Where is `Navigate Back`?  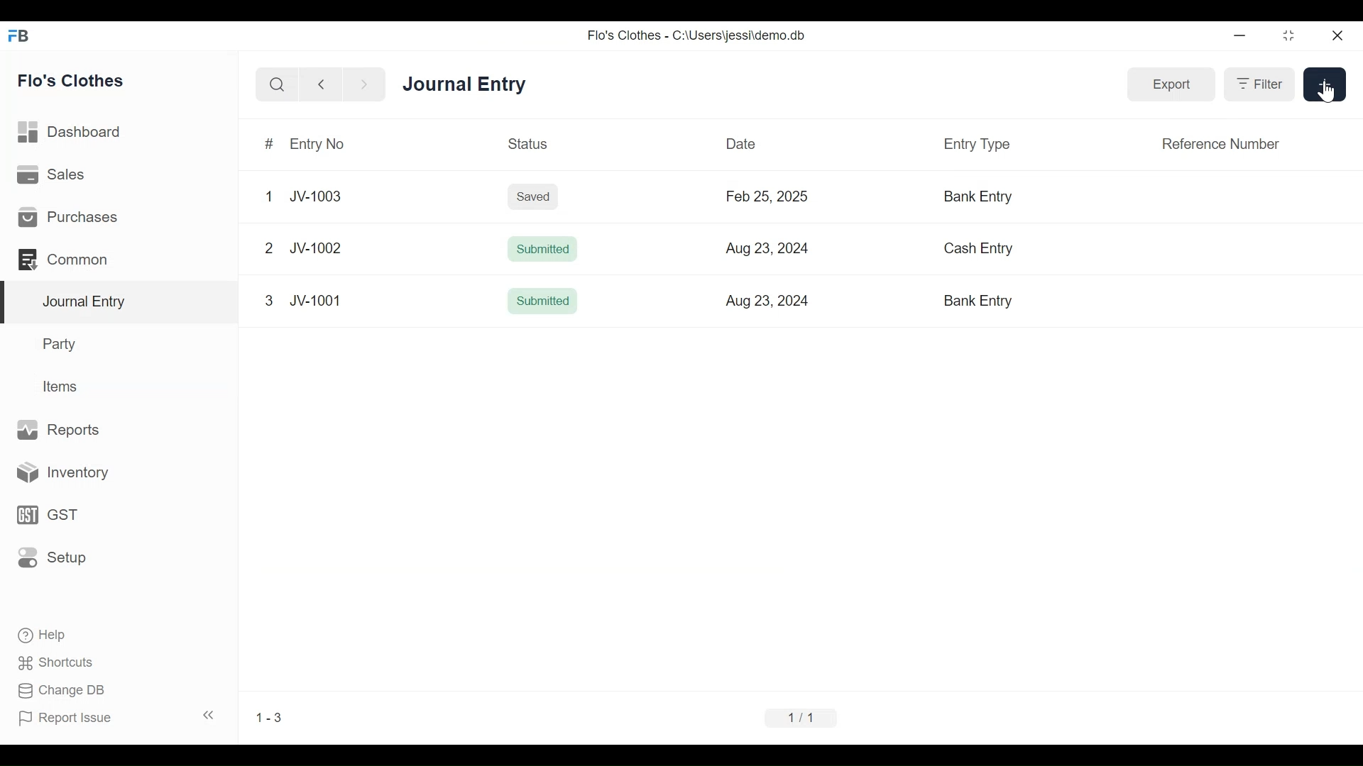
Navigate Back is located at coordinates (320, 85).